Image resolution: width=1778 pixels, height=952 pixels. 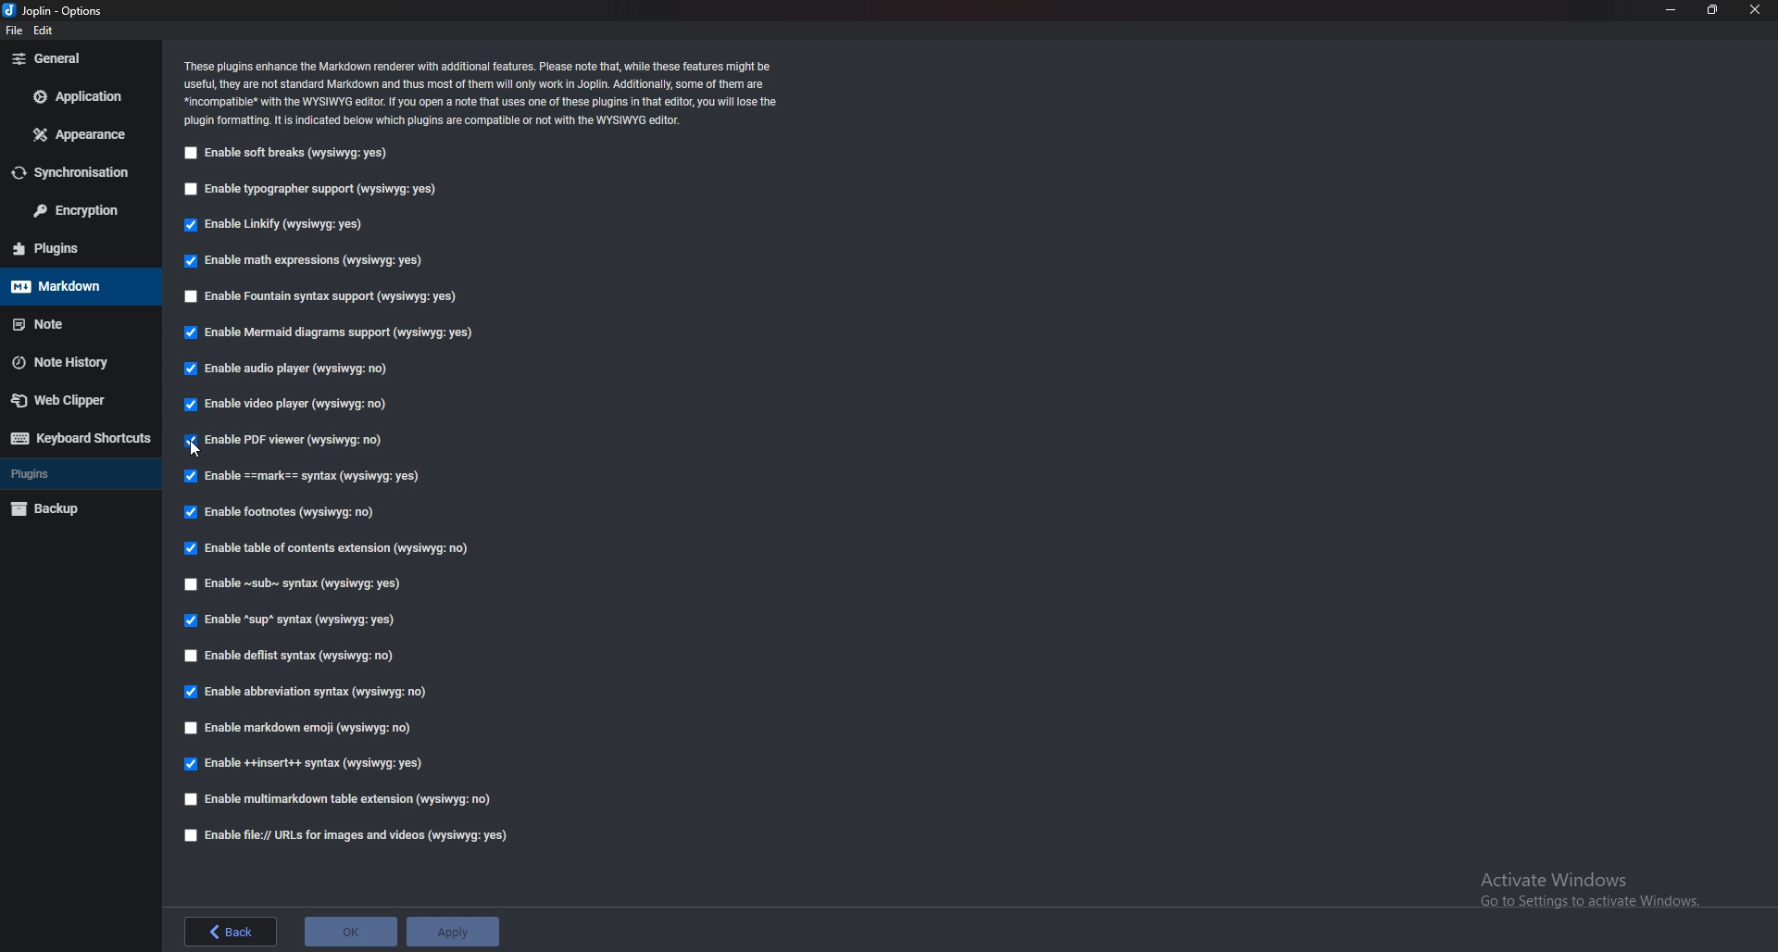 What do you see at coordinates (78, 439) in the screenshot?
I see `Keyboard shortcuts` at bounding box center [78, 439].